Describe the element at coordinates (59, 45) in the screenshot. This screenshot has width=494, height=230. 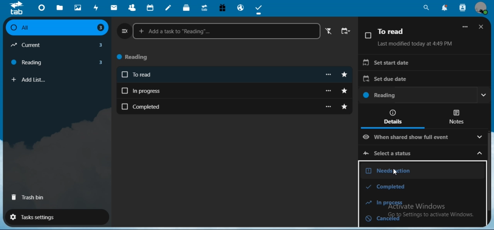
I see `current` at that location.